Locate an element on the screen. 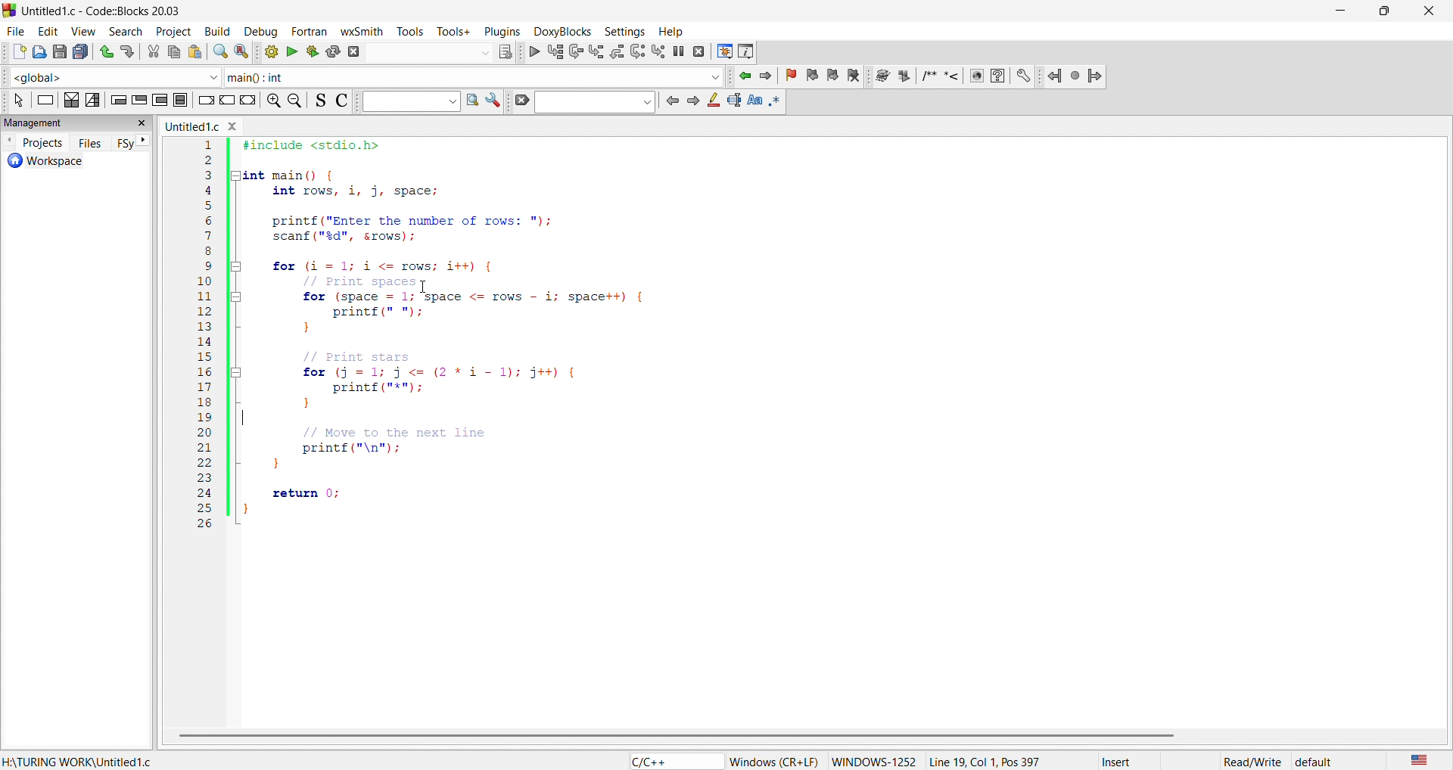 The height and width of the screenshot is (770, 1453). close window is located at coordinates (233, 125).